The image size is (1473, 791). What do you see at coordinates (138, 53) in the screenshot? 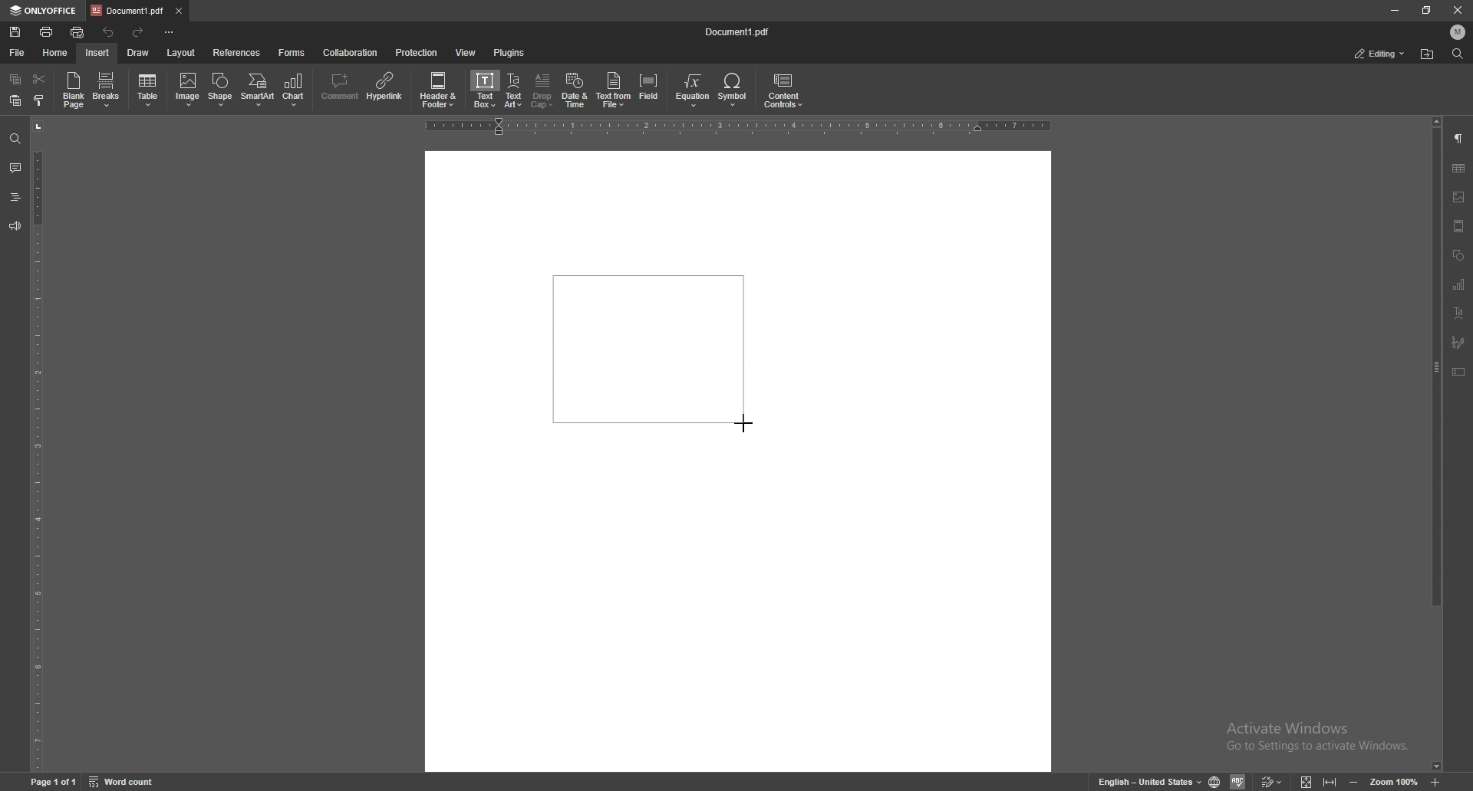
I see `draw` at bounding box center [138, 53].